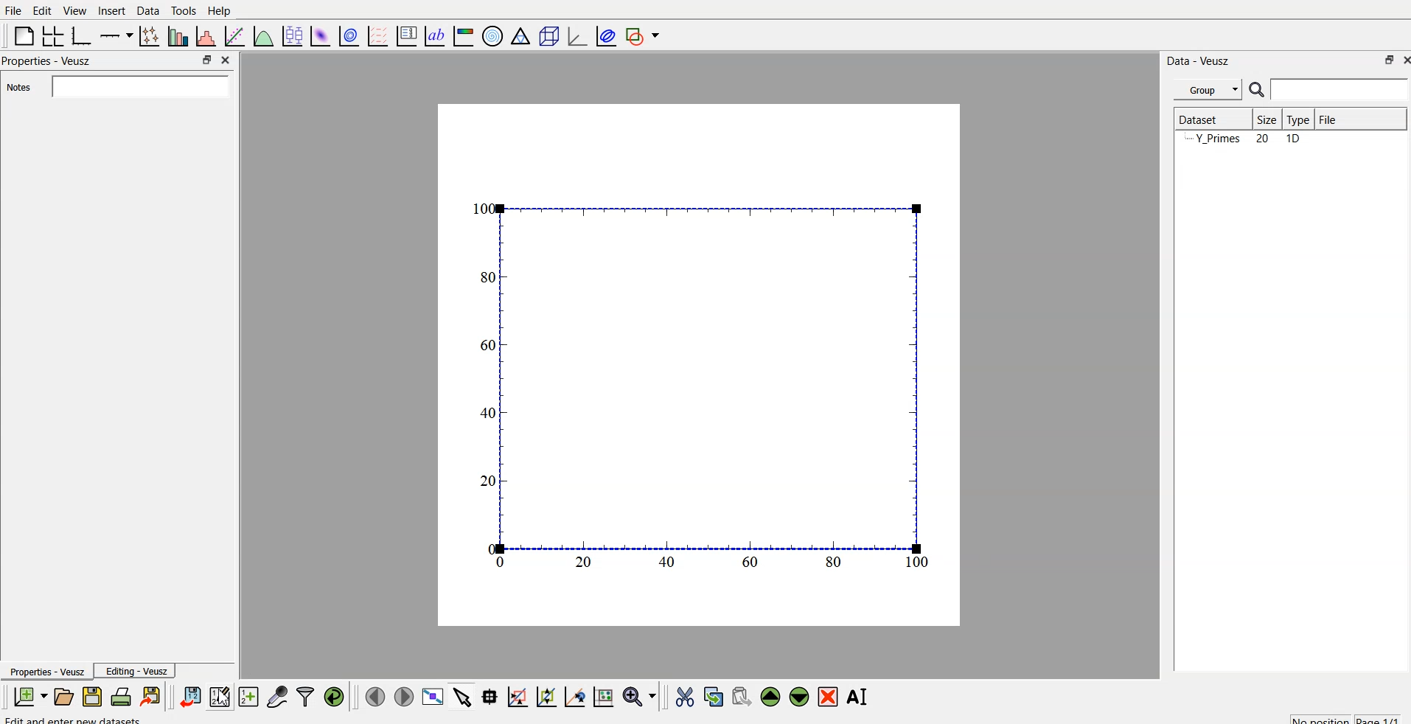 The width and height of the screenshot is (1411, 724). Describe the element at coordinates (464, 38) in the screenshot. I see `image color bar ` at that location.